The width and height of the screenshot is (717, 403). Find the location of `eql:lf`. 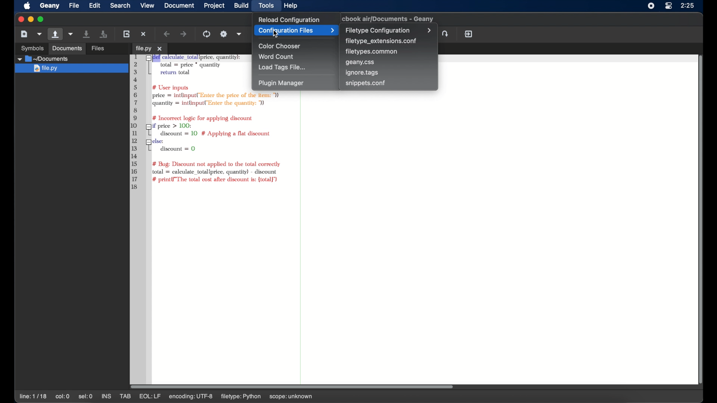

eql:lf is located at coordinates (173, 396).